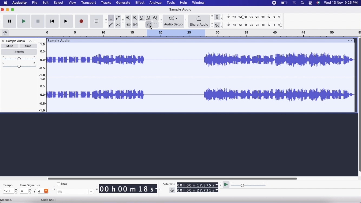 This screenshot has width=361, height=203. I want to click on cursor, so click(151, 27).